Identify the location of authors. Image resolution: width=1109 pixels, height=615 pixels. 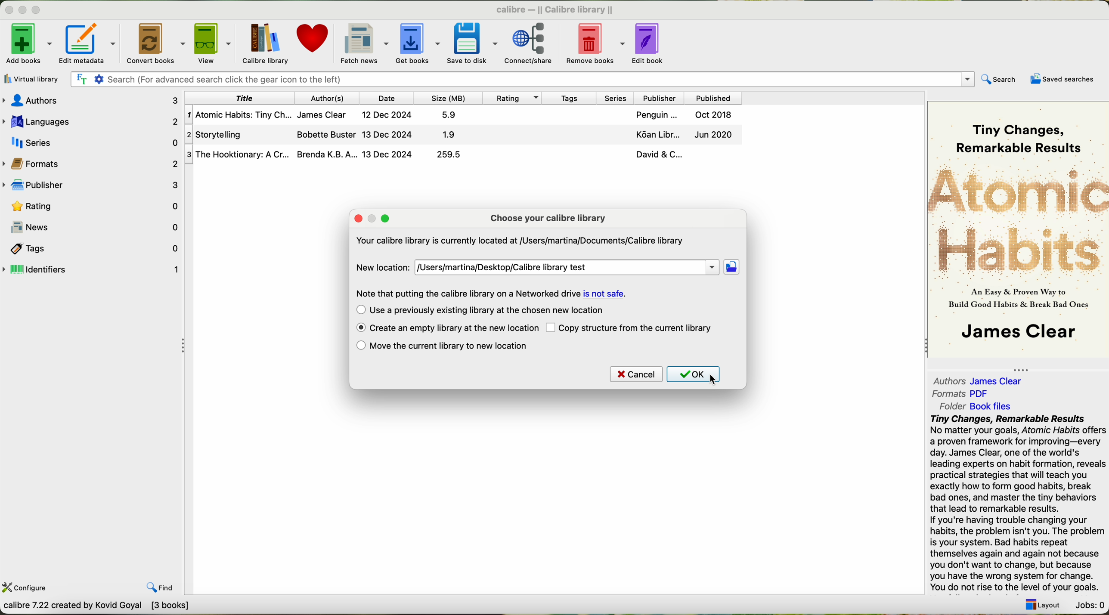
(94, 100).